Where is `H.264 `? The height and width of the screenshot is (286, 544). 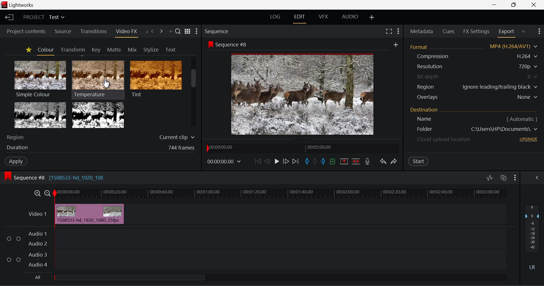 H.264  is located at coordinates (528, 56).